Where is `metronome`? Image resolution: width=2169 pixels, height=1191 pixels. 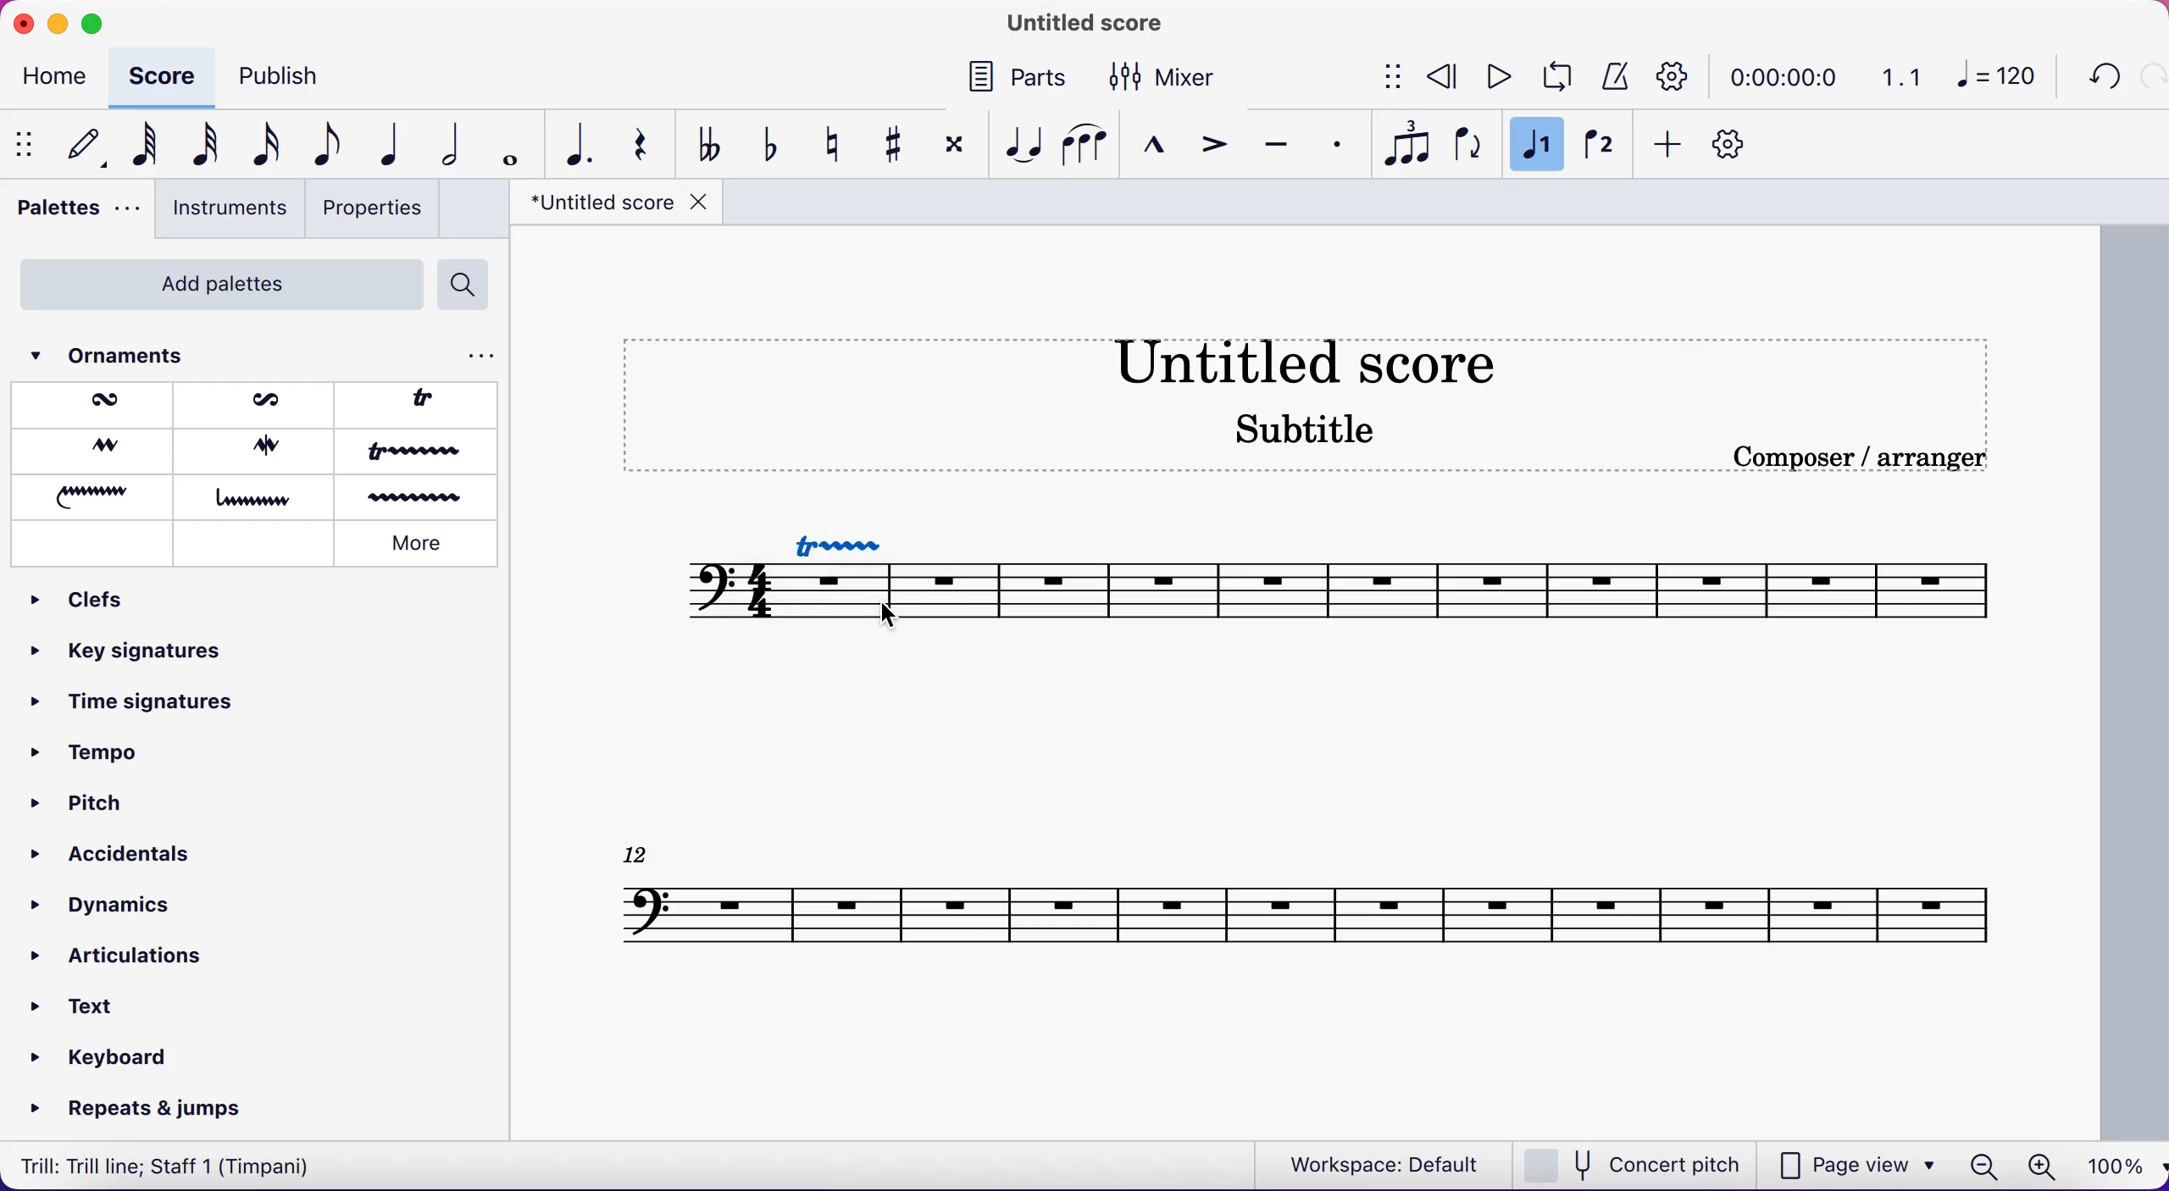
metronome is located at coordinates (1613, 77).